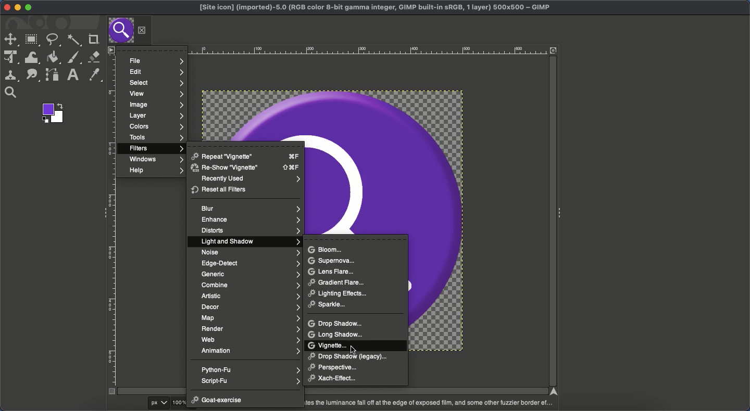  What do you see at coordinates (73, 58) in the screenshot?
I see `Paint` at bounding box center [73, 58].